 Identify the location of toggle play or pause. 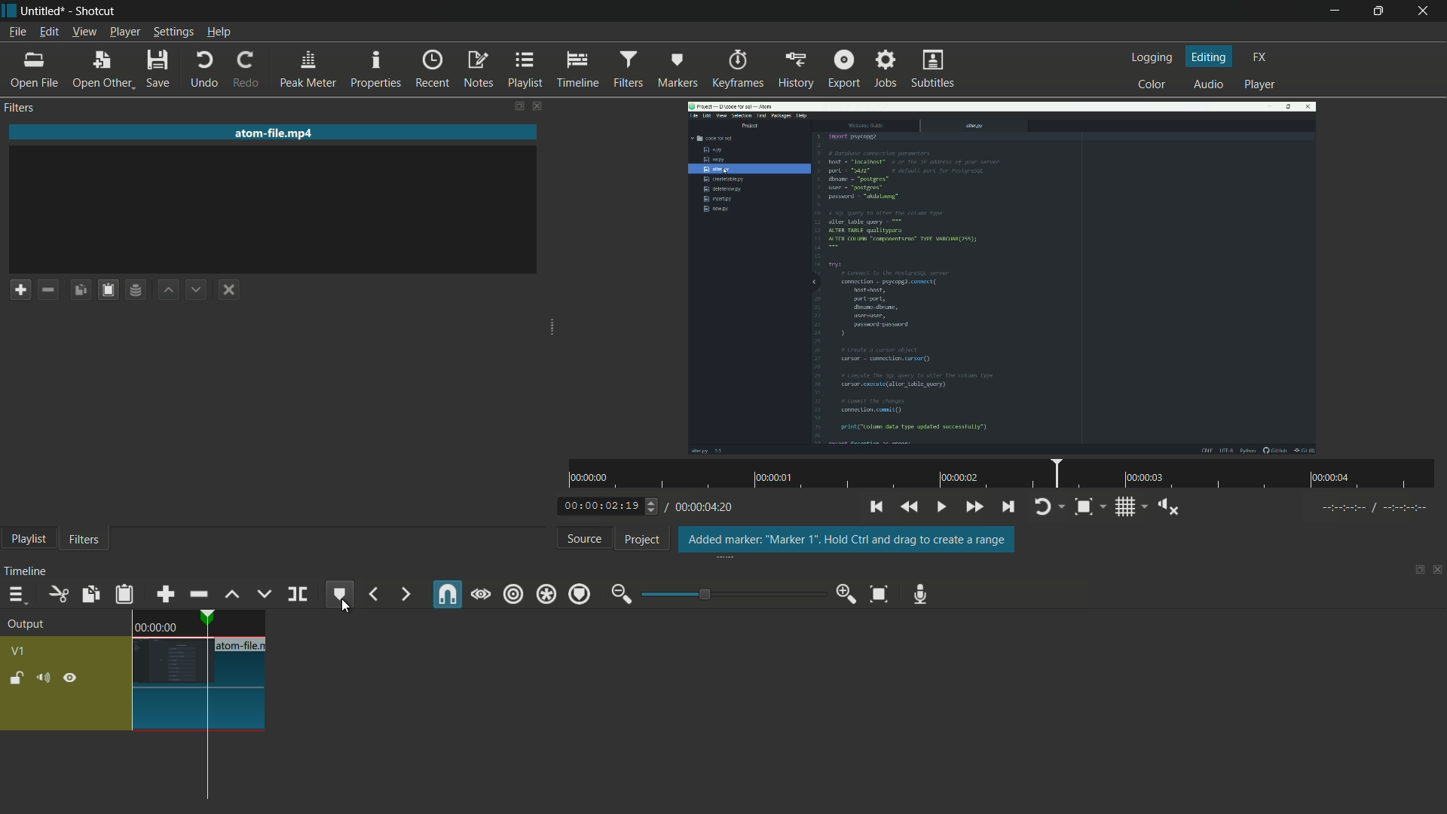
(939, 506).